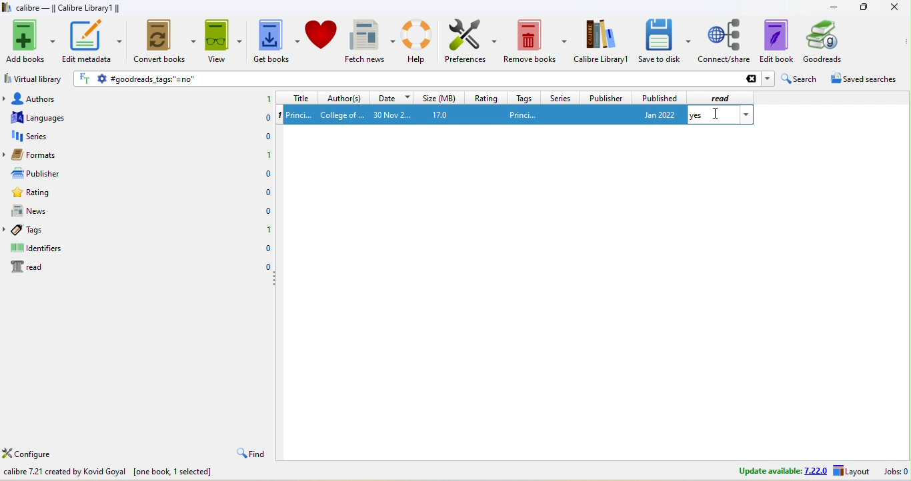 Image resolution: width=911 pixels, height=481 pixels. I want to click on princi, so click(524, 115).